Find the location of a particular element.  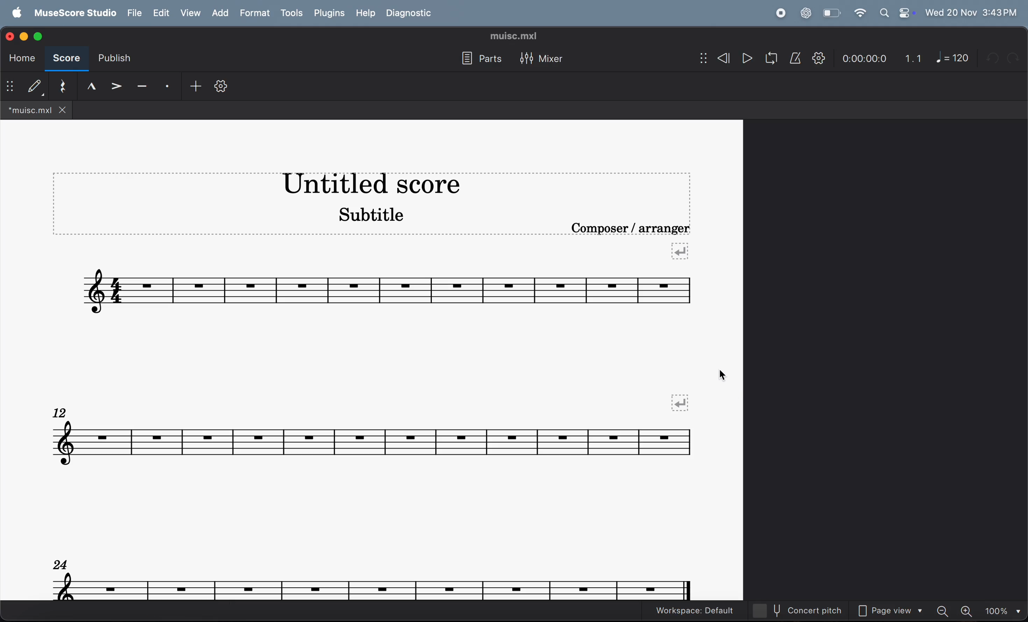

plugins is located at coordinates (330, 14).